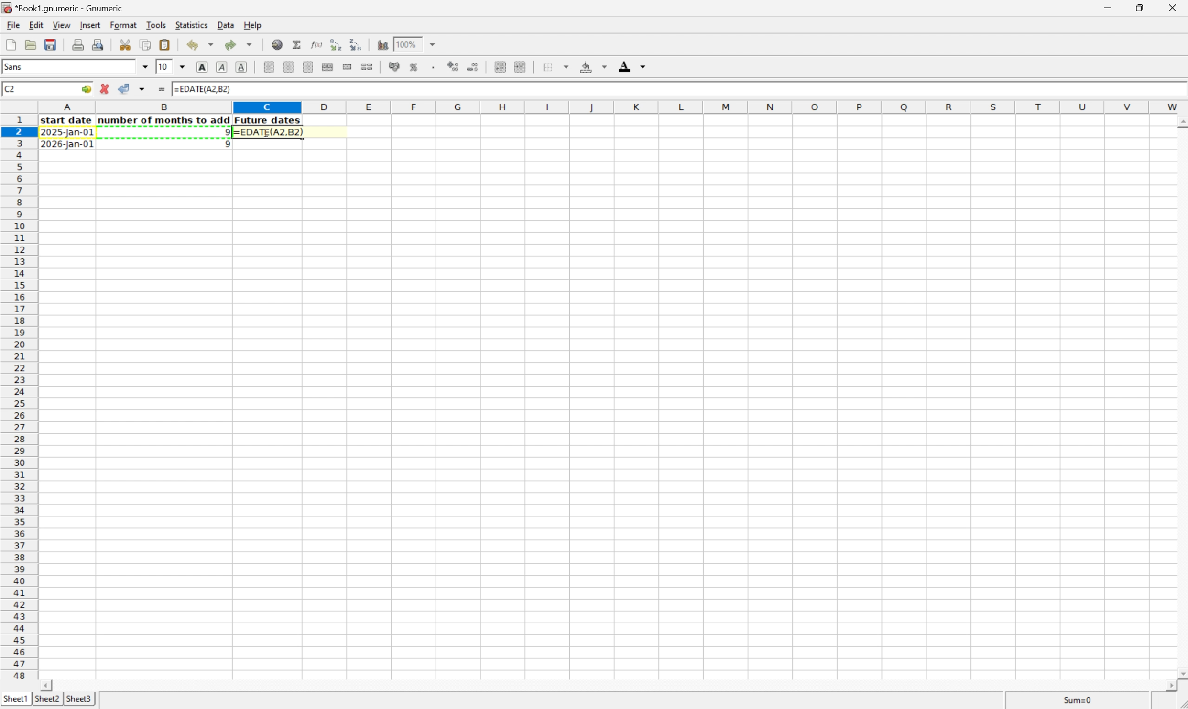 The image size is (1188, 709). Describe the element at coordinates (224, 132) in the screenshot. I see `9` at that location.